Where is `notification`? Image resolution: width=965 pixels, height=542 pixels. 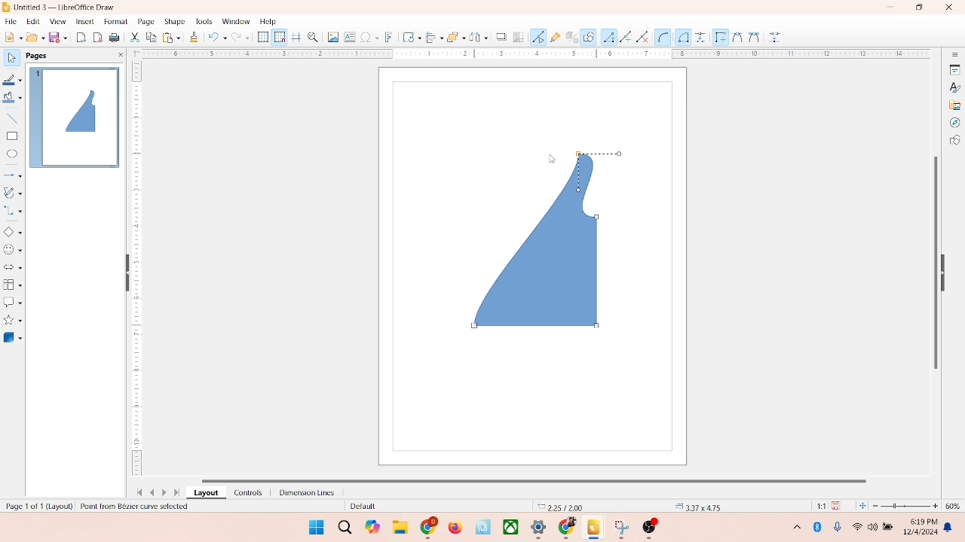 notification is located at coordinates (951, 528).